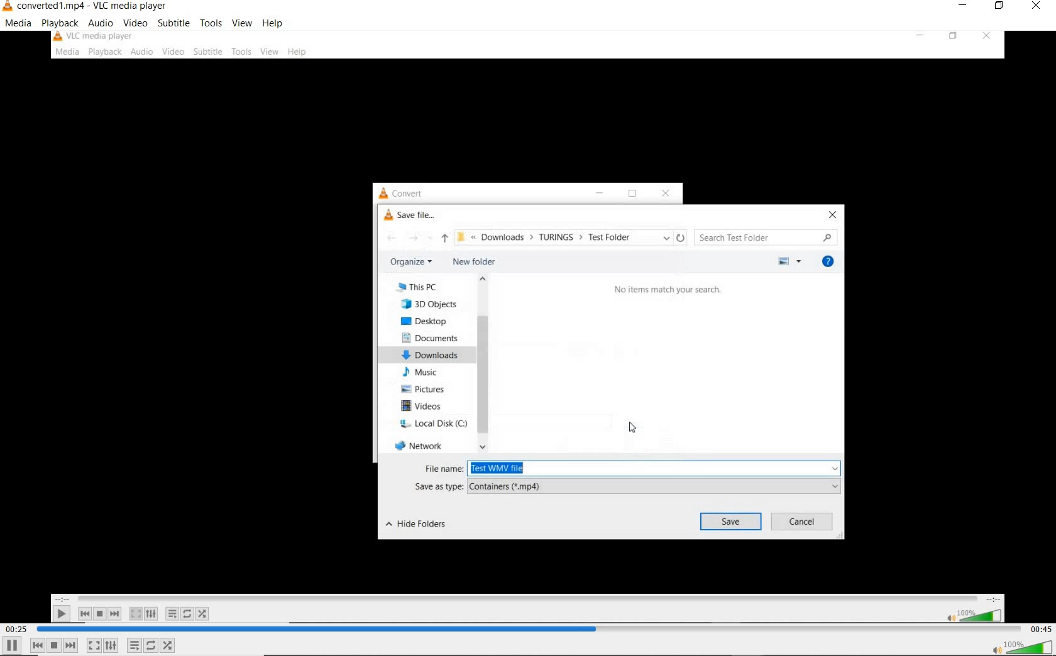 This screenshot has height=656, width=1056. I want to click on restore down, so click(1001, 6).